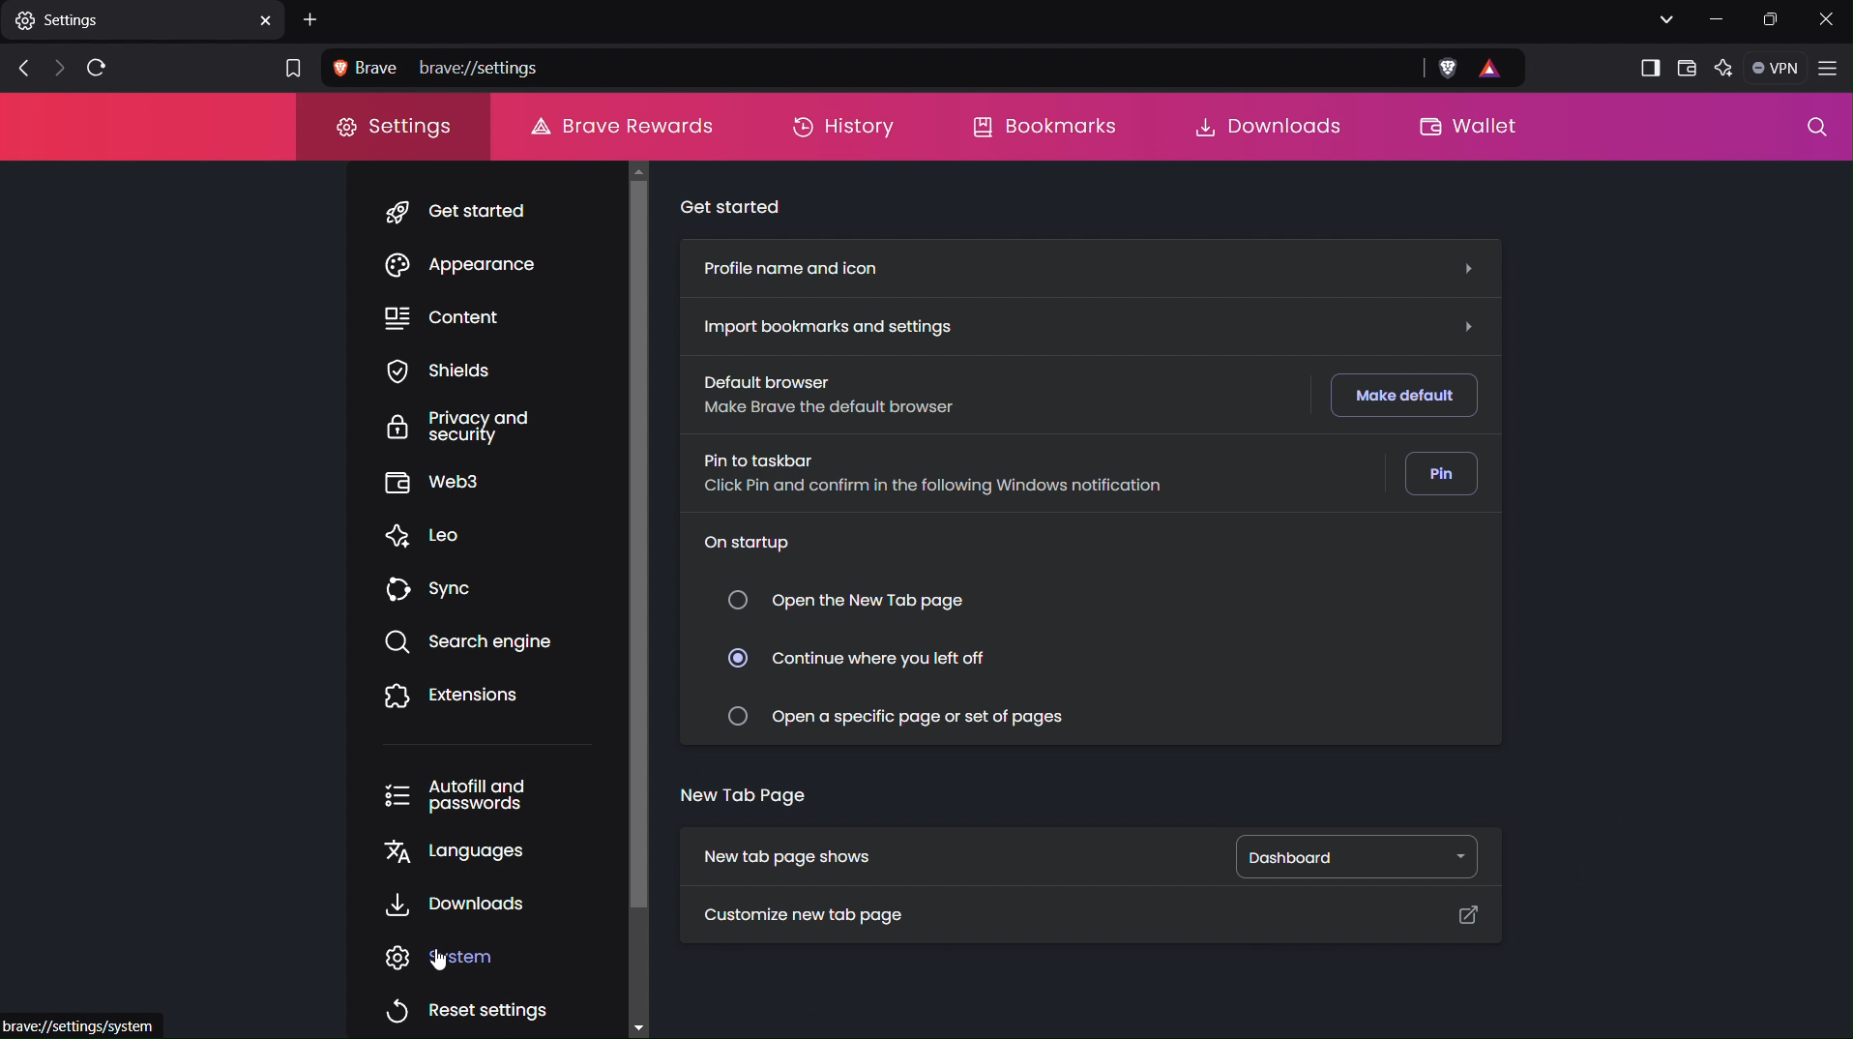  What do you see at coordinates (799, 919) in the screenshot?
I see `Customize new tab page` at bounding box center [799, 919].